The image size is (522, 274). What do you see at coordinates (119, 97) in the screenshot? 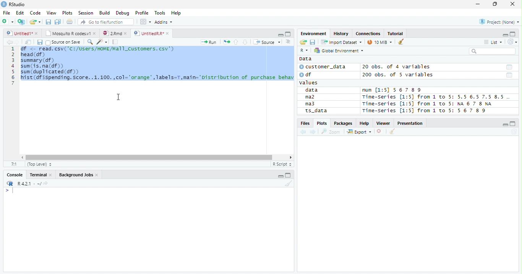
I see `Cursor` at bounding box center [119, 97].